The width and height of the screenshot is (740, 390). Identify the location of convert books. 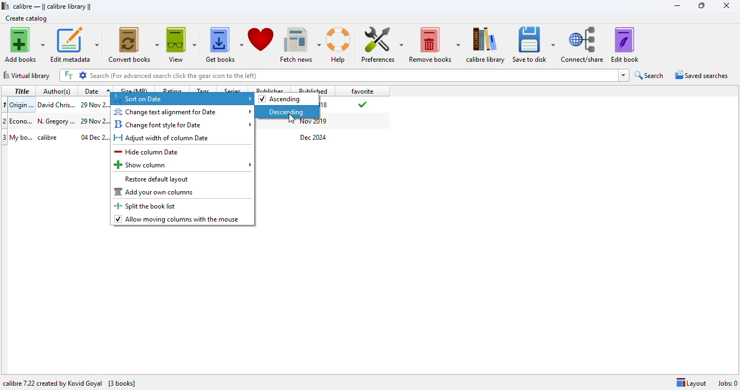
(134, 45).